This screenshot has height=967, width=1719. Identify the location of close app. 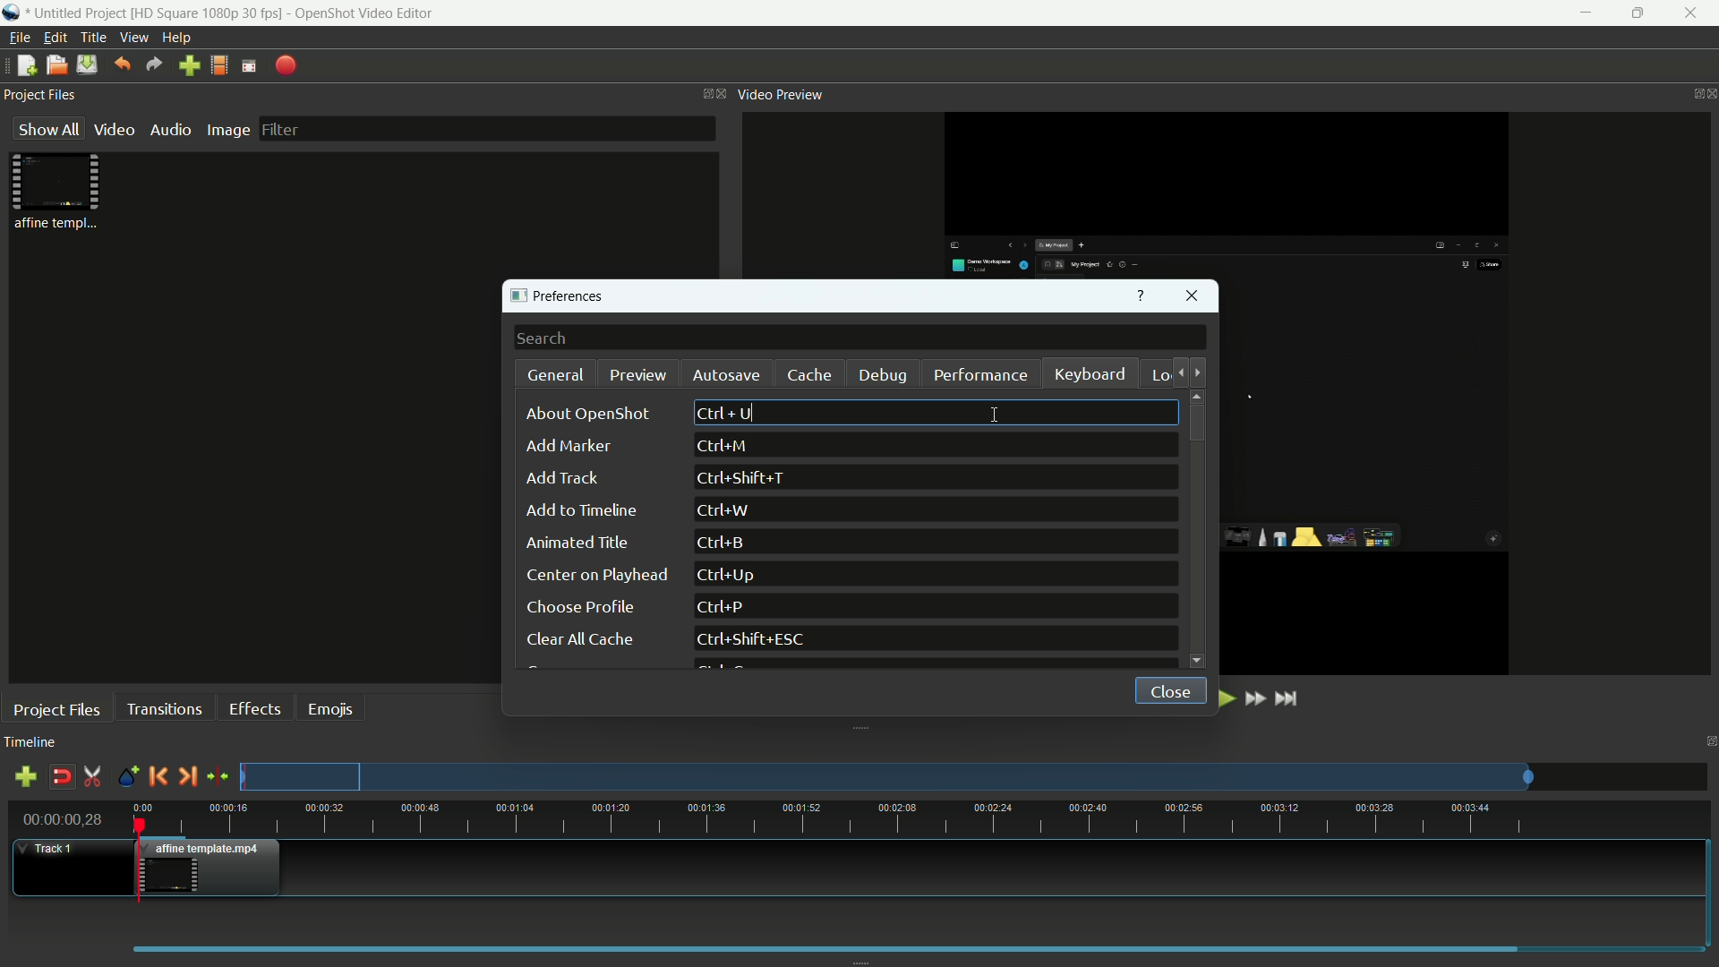
(1694, 13).